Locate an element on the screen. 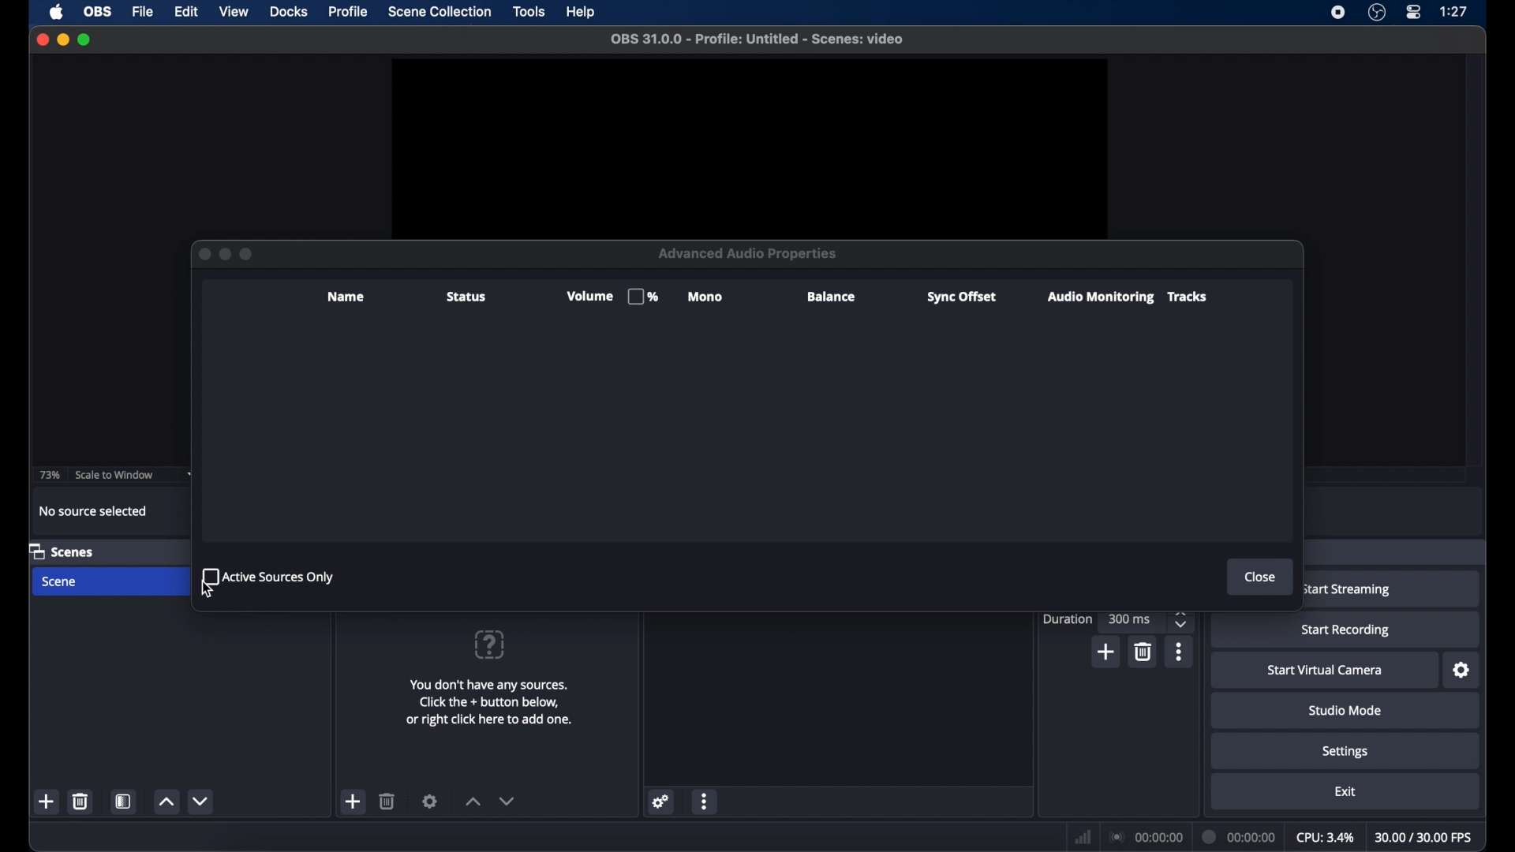  advanced audio properties is located at coordinates (740, 828).